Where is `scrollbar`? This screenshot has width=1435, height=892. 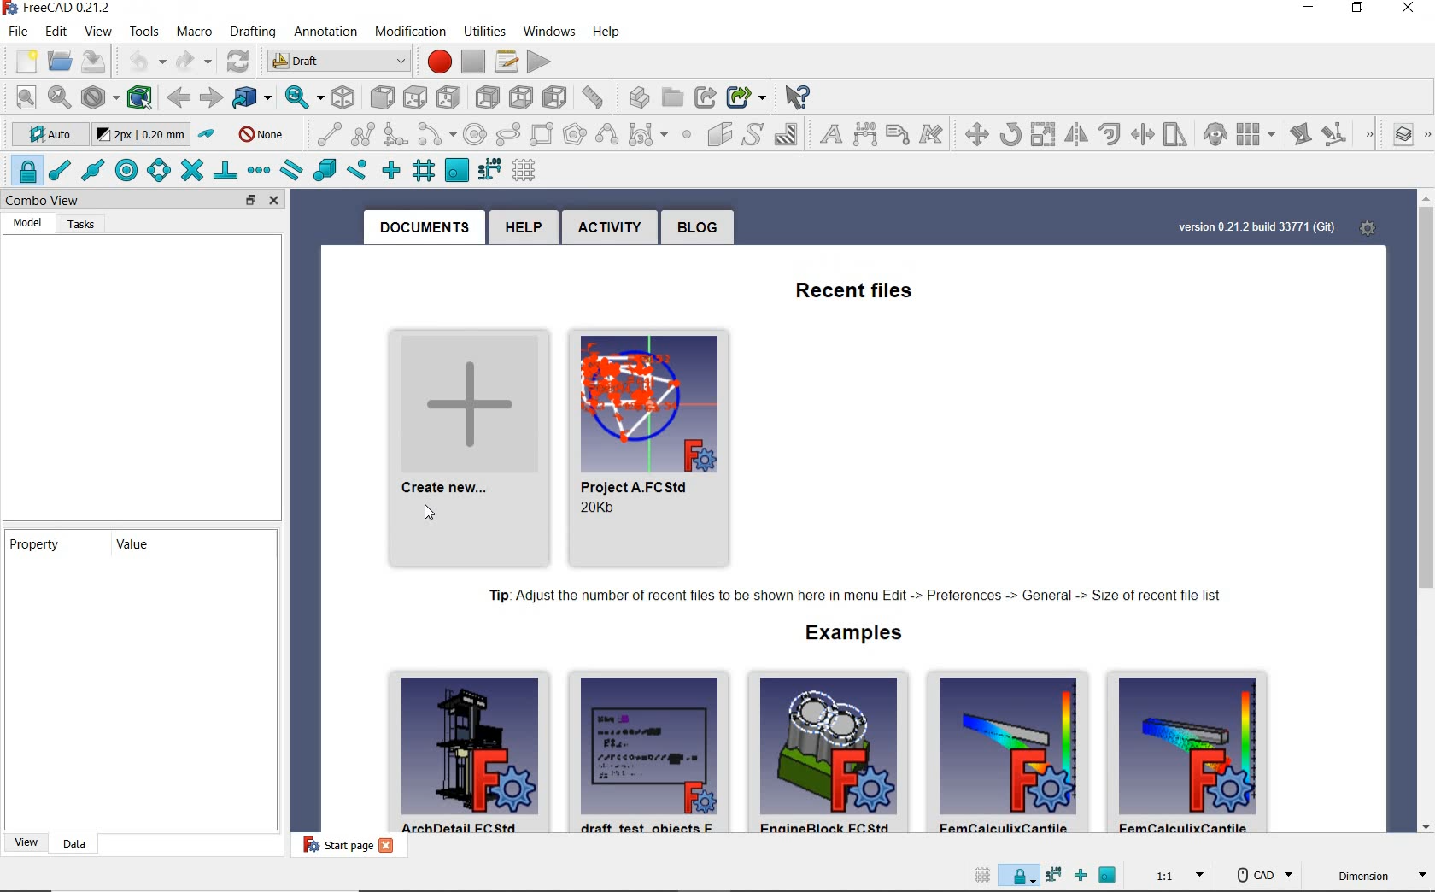
scrollbar is located at coordinates (1424, 497).